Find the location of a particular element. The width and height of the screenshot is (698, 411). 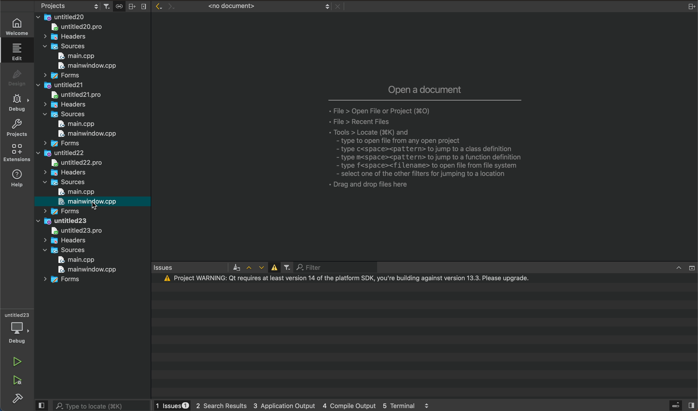

filter is located at coordinates (324, 267).